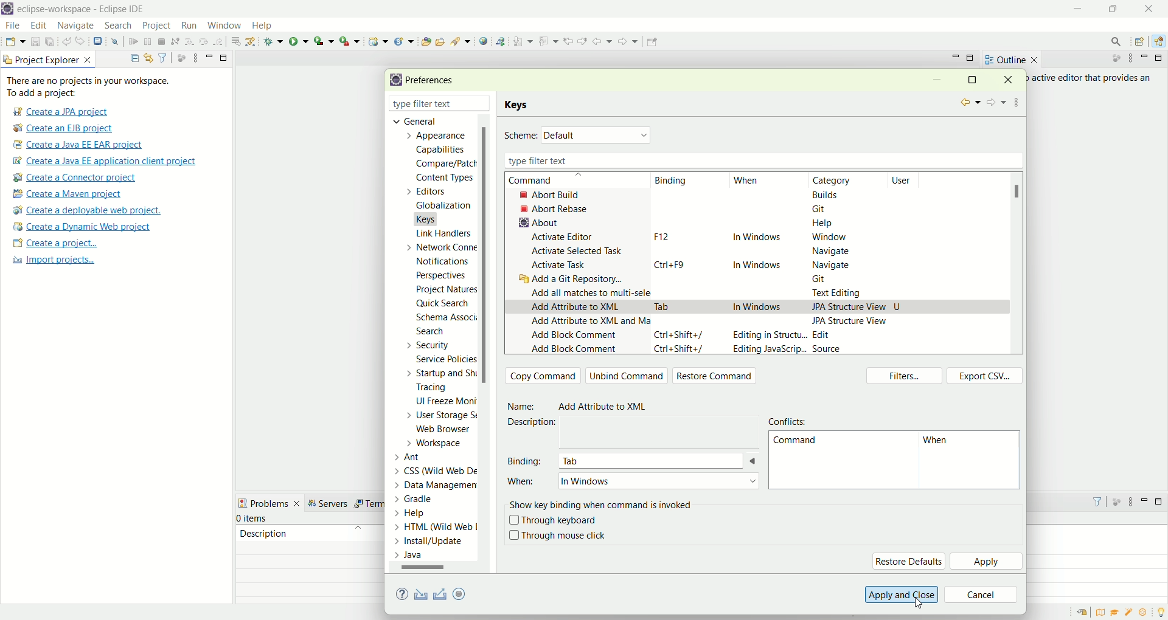  Describe the element at coordinates (1114, 613) in the screenshot. I see `tutorials` at that location.